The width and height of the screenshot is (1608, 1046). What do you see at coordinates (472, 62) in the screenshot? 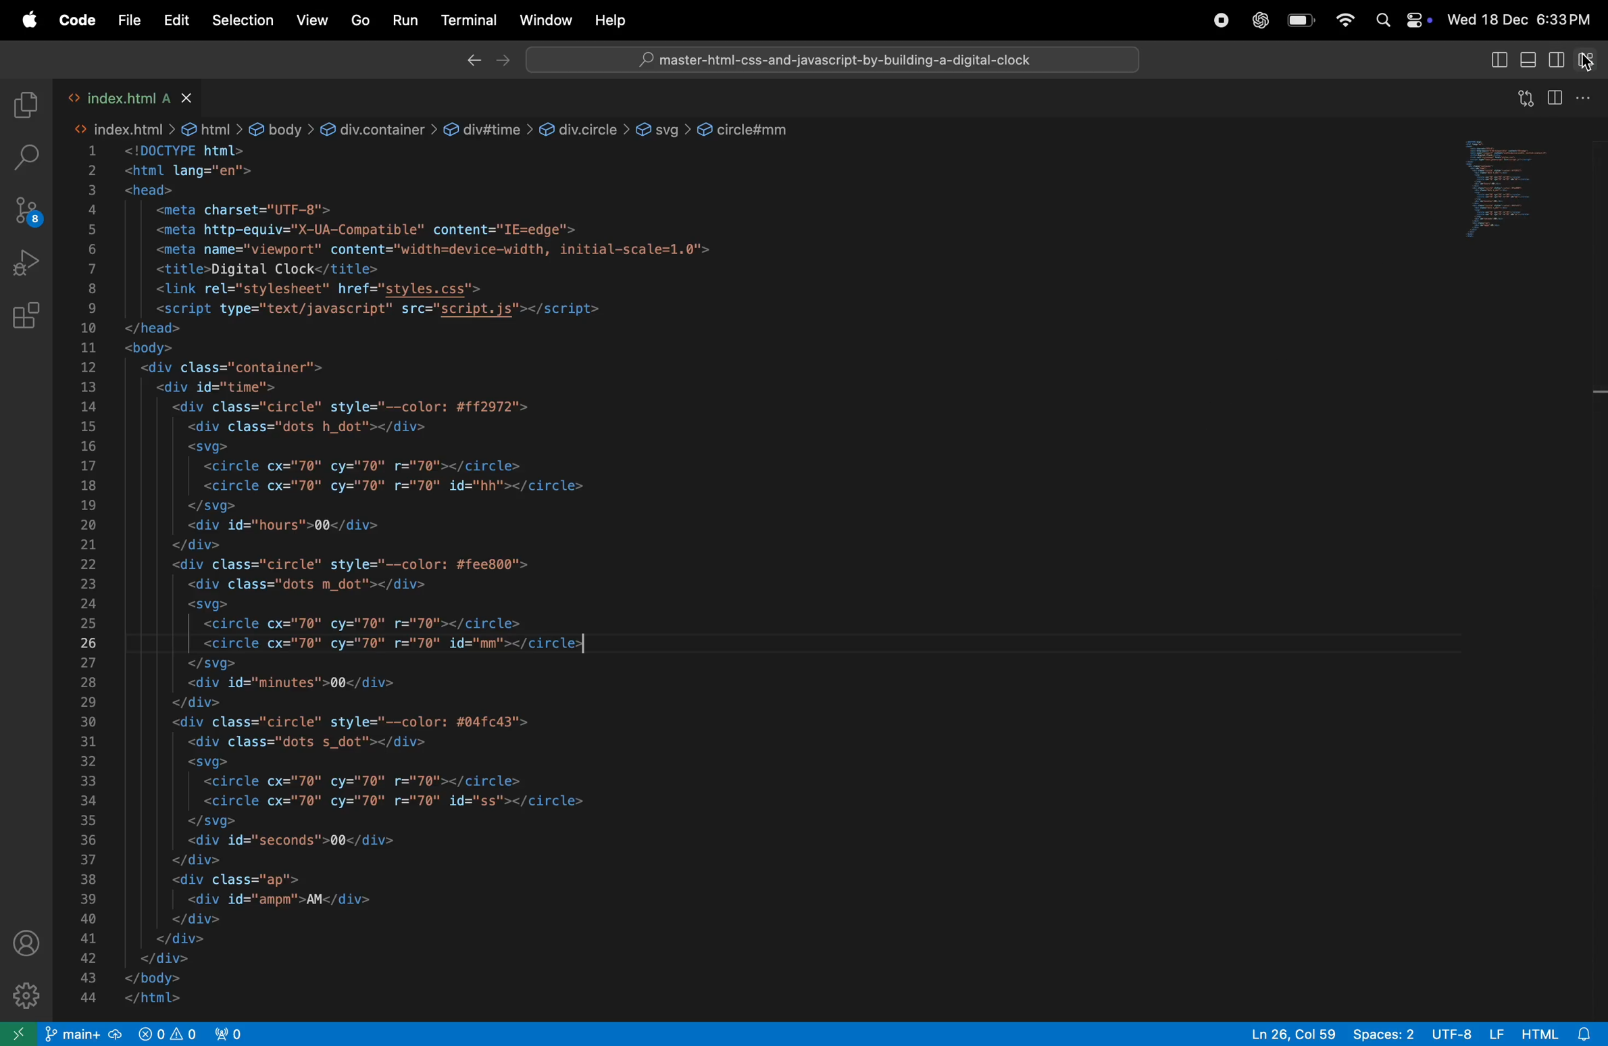
I see `back ward` at bounding box center [472, 62].